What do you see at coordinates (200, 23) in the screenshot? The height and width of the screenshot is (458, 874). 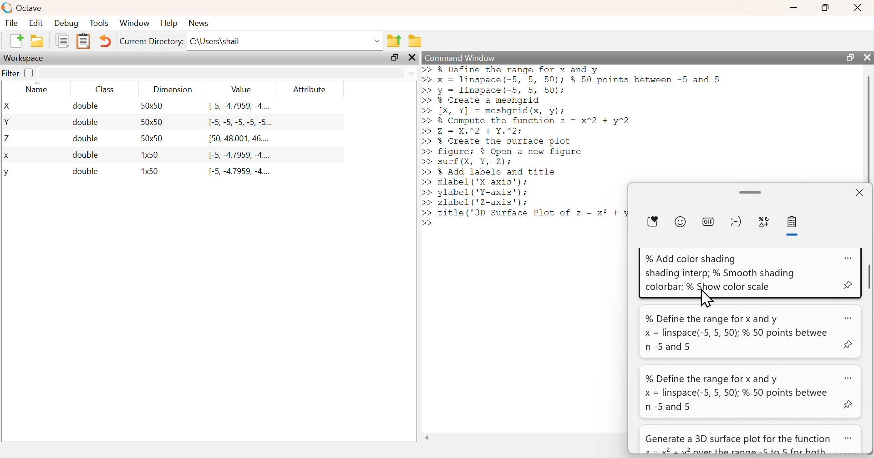 I see `News` at bounding box center [200, 23].